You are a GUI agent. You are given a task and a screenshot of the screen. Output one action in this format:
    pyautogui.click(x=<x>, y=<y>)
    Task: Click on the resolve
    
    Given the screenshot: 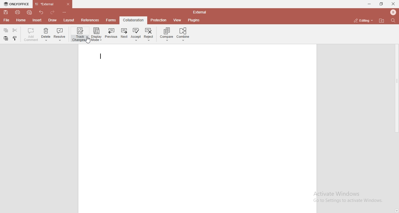 What is the action you would take?
    pyautogui.click(x=60, y=35)
    